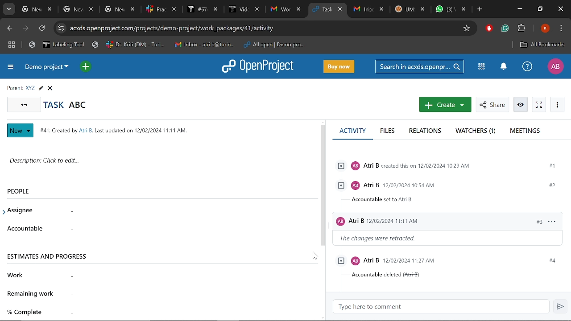 Image resolution: width=571 pixels, height=321 pixels. What do you see at coordinates (505, 29) in the screenshot?
I see `Grammarly` at bounding box center [505, 29].